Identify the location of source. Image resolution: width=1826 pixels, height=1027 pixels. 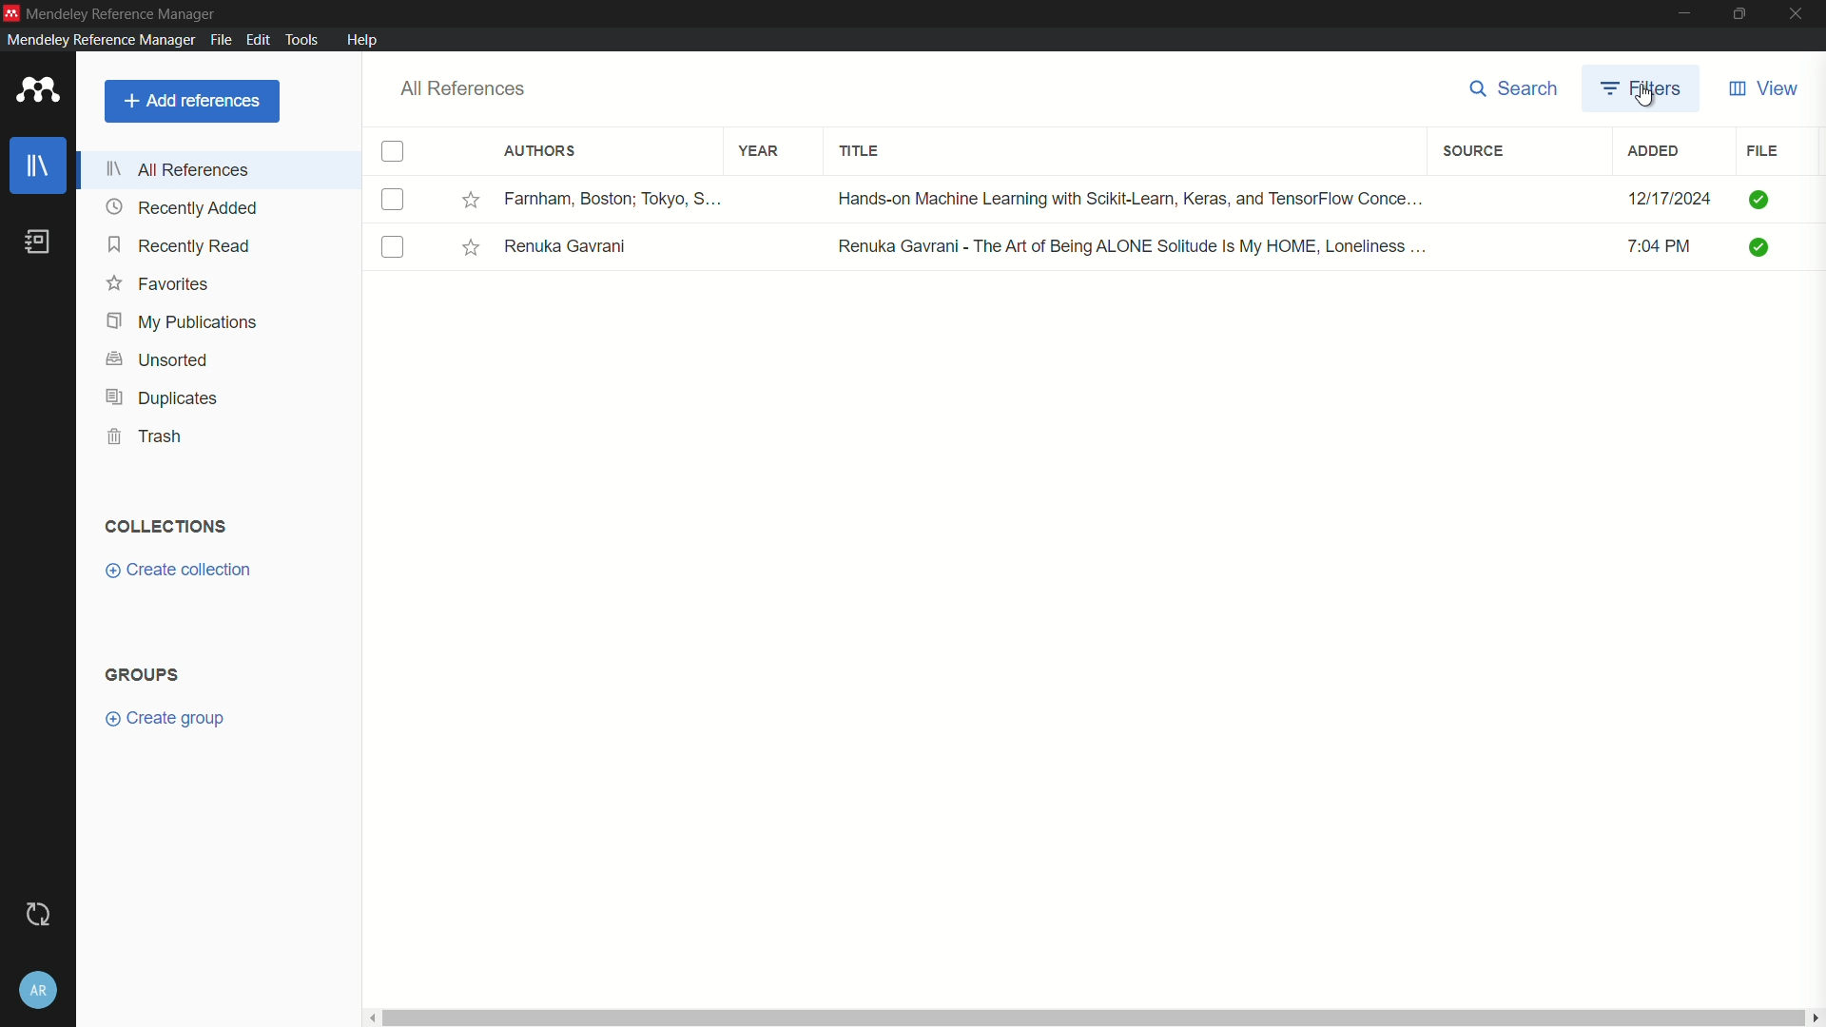
(1473, 151).